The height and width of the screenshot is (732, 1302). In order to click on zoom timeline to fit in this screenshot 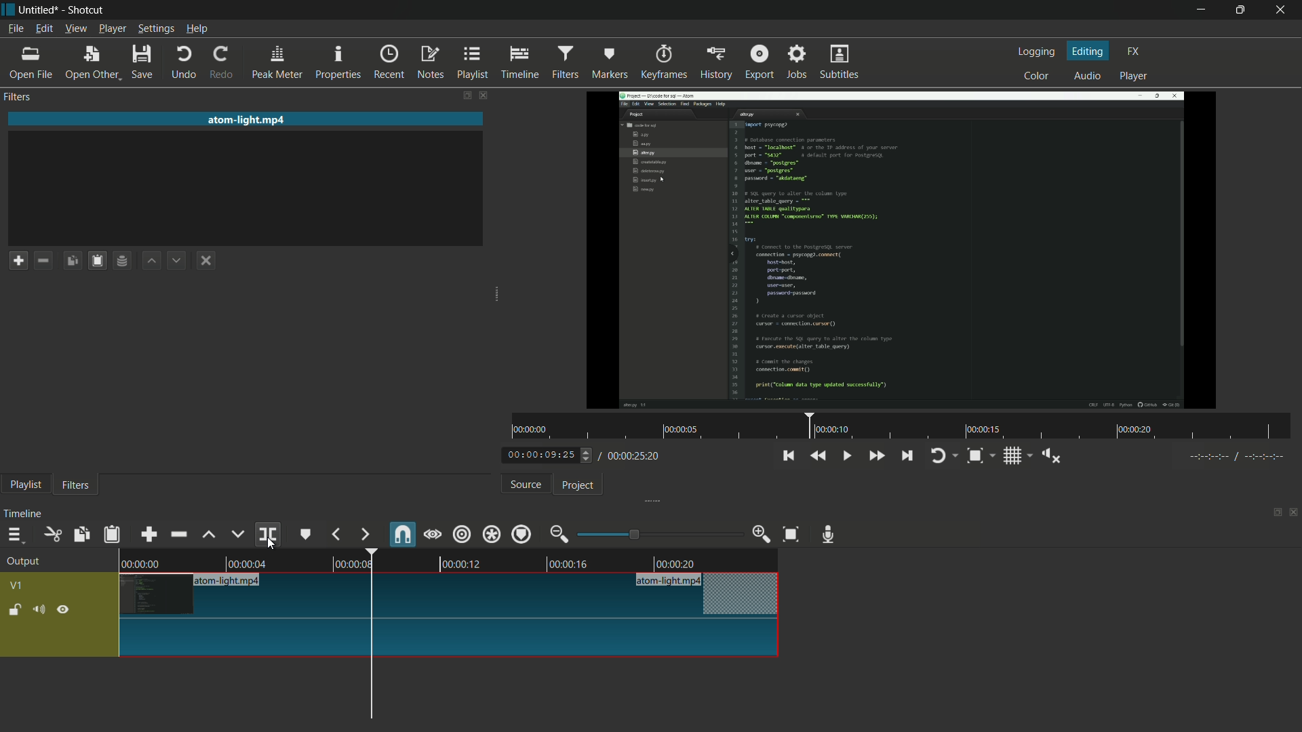, I will do `click(791, 535)`.